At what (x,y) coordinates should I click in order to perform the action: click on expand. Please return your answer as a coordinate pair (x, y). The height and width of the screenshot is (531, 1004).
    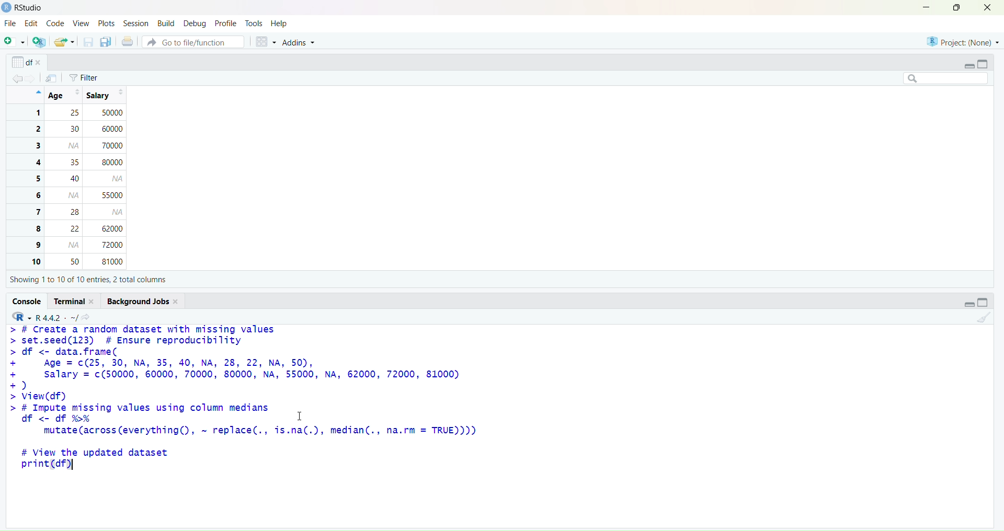
    Looking at the image, I should click on (969, 65).